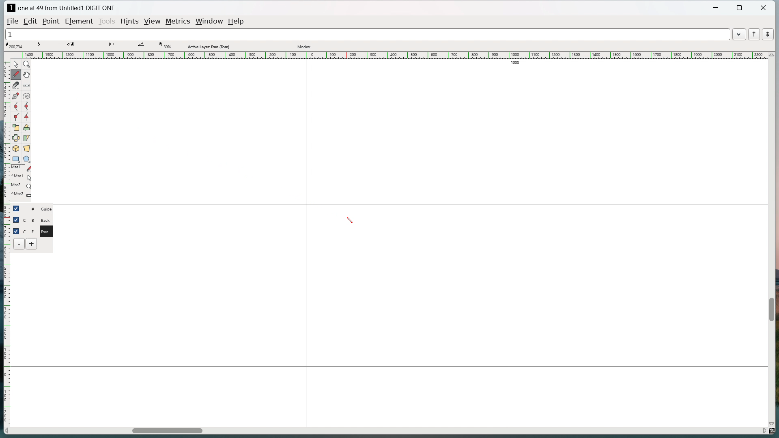 The height and width of the screenshot is (438, 779). Describe the element at coordinates (754, 34) in the screenshot. I see `show the previous word in the word list` at that location.